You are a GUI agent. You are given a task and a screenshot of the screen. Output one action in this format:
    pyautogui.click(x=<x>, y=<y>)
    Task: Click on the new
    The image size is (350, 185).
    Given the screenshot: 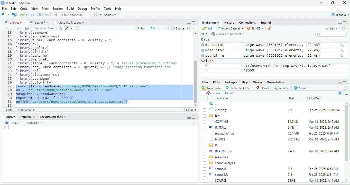 What is the action you would take?
    pyautogui.click(x=5, y=14)
    